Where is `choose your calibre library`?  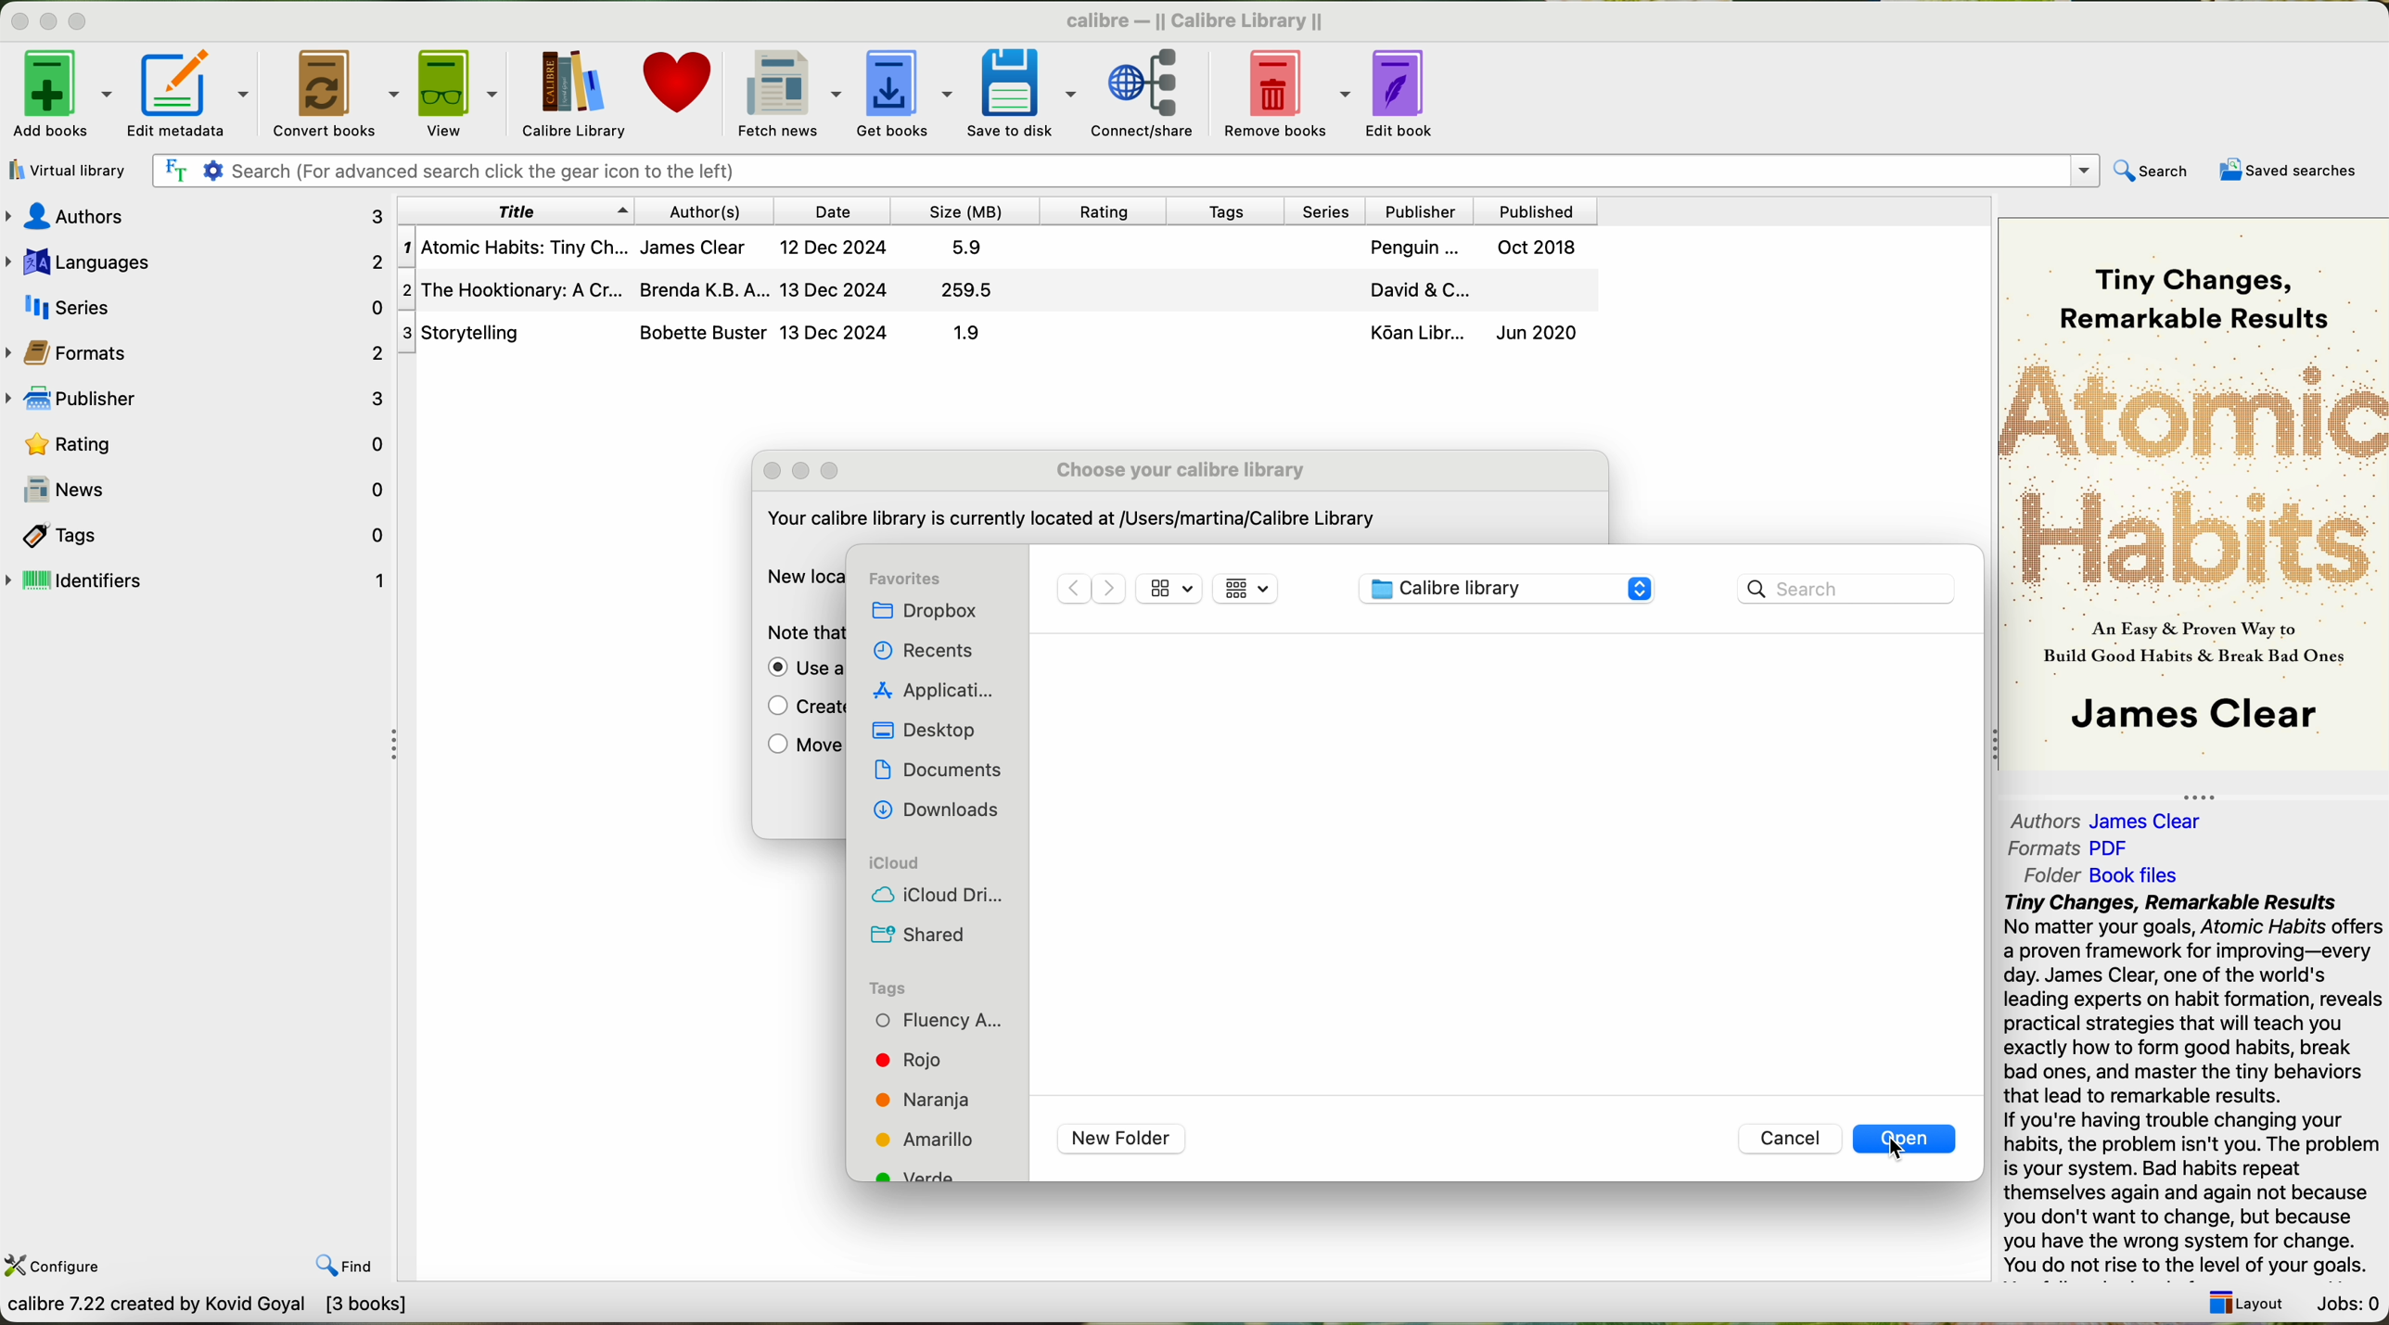
choose your calibre library is located at coordinates (1181, 469).